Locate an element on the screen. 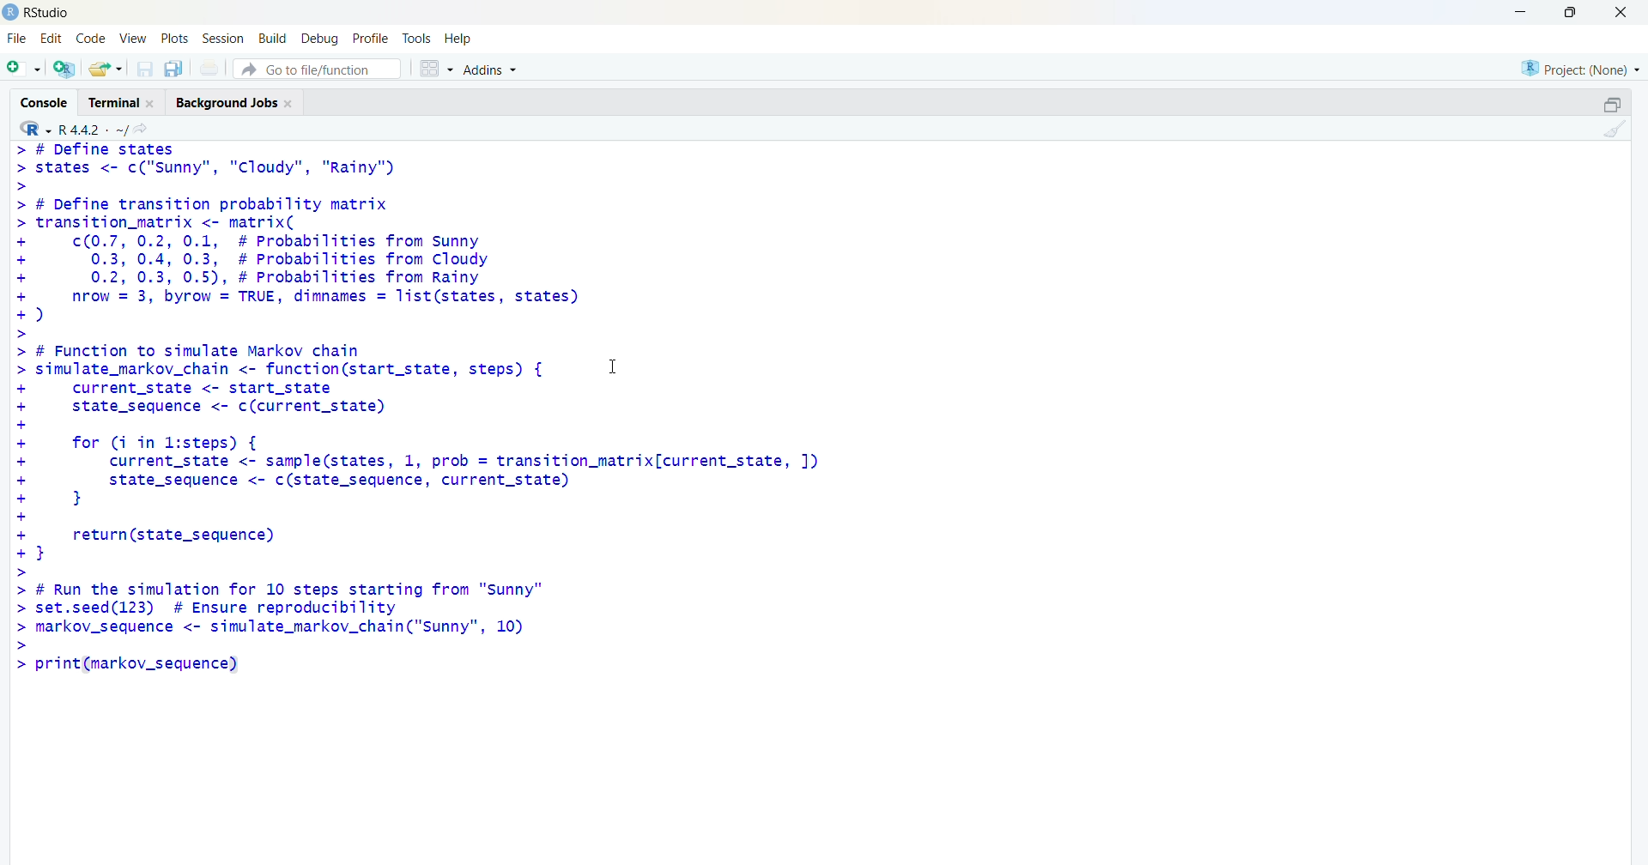  file is located at coordinates (15, 38).